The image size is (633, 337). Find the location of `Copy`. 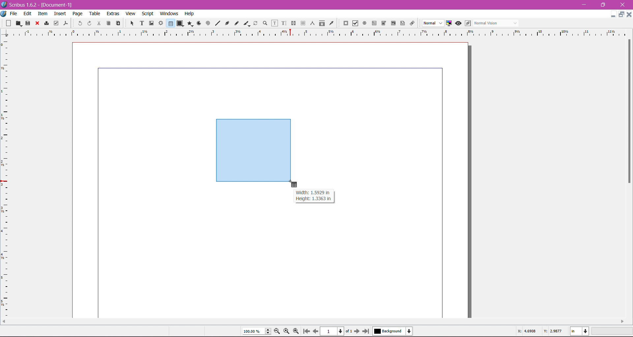

Copy is located at coordinates (107, 23).